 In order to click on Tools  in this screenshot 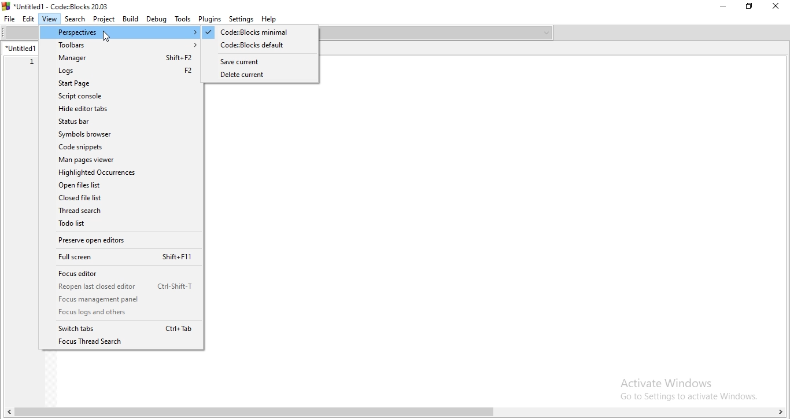, I will do `click(182, 19)`.